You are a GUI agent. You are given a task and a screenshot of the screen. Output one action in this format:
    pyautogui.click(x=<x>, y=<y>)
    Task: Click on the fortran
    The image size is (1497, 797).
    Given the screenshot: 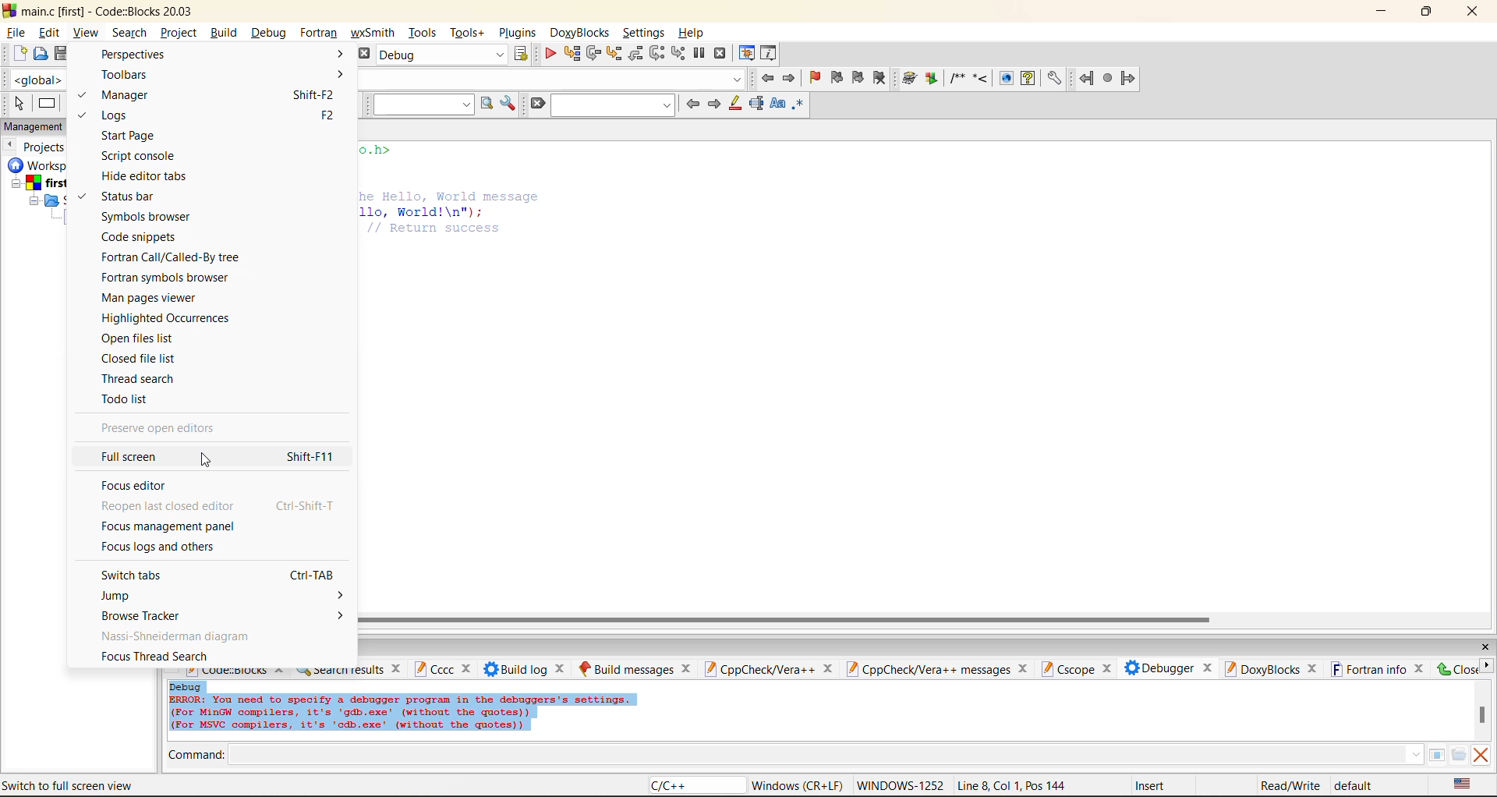 What is the action you would take?
    pyautogui.click(x=317, y=31)
    